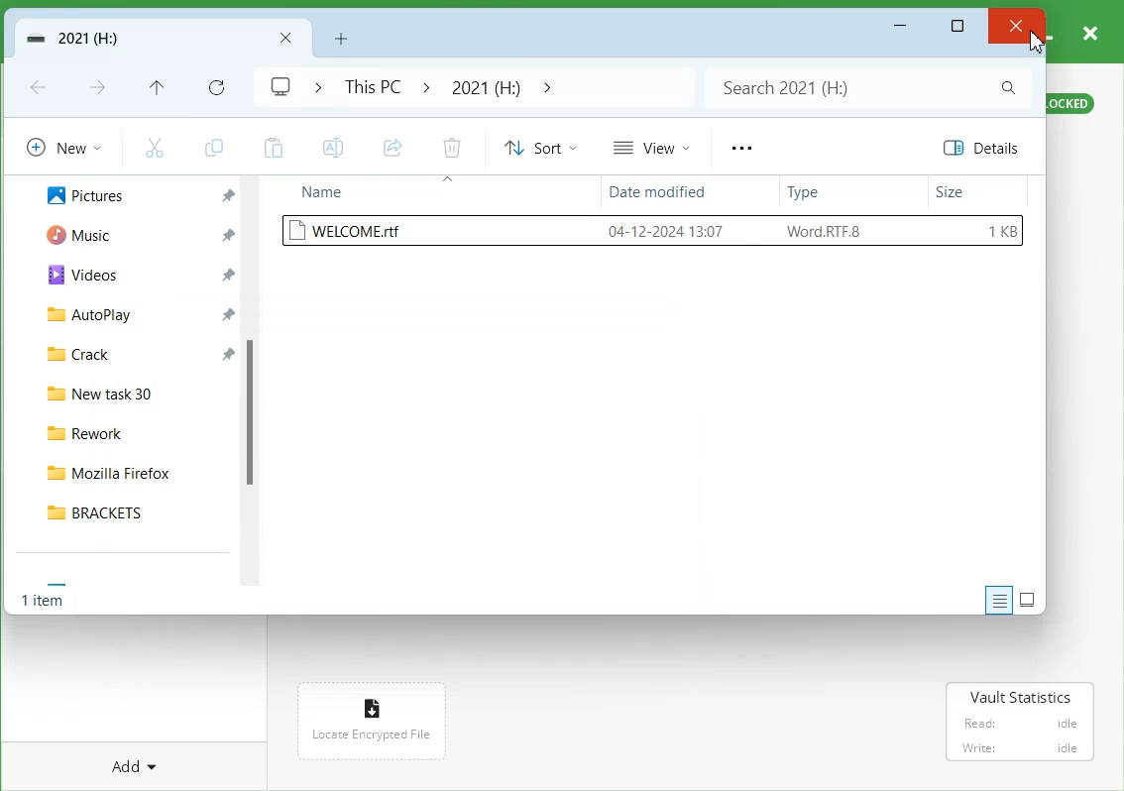  What do you see at coordinates (76, 355) in the screenshot?
I see `Crack` at bounding box center [76, 355].